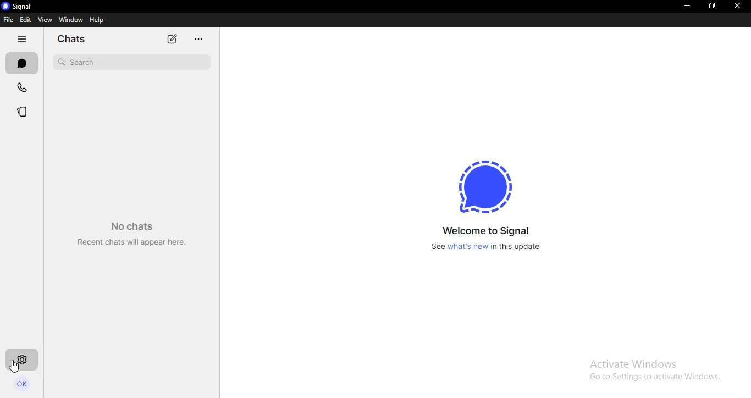  What do you see at coordinates (75, 40) in the screenshot?
I see `chats` at bounding box center [75, 40].